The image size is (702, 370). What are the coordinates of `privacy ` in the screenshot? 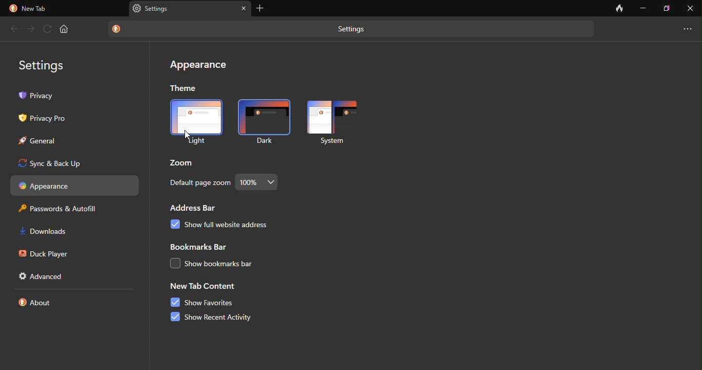 It's located at (77, 96).